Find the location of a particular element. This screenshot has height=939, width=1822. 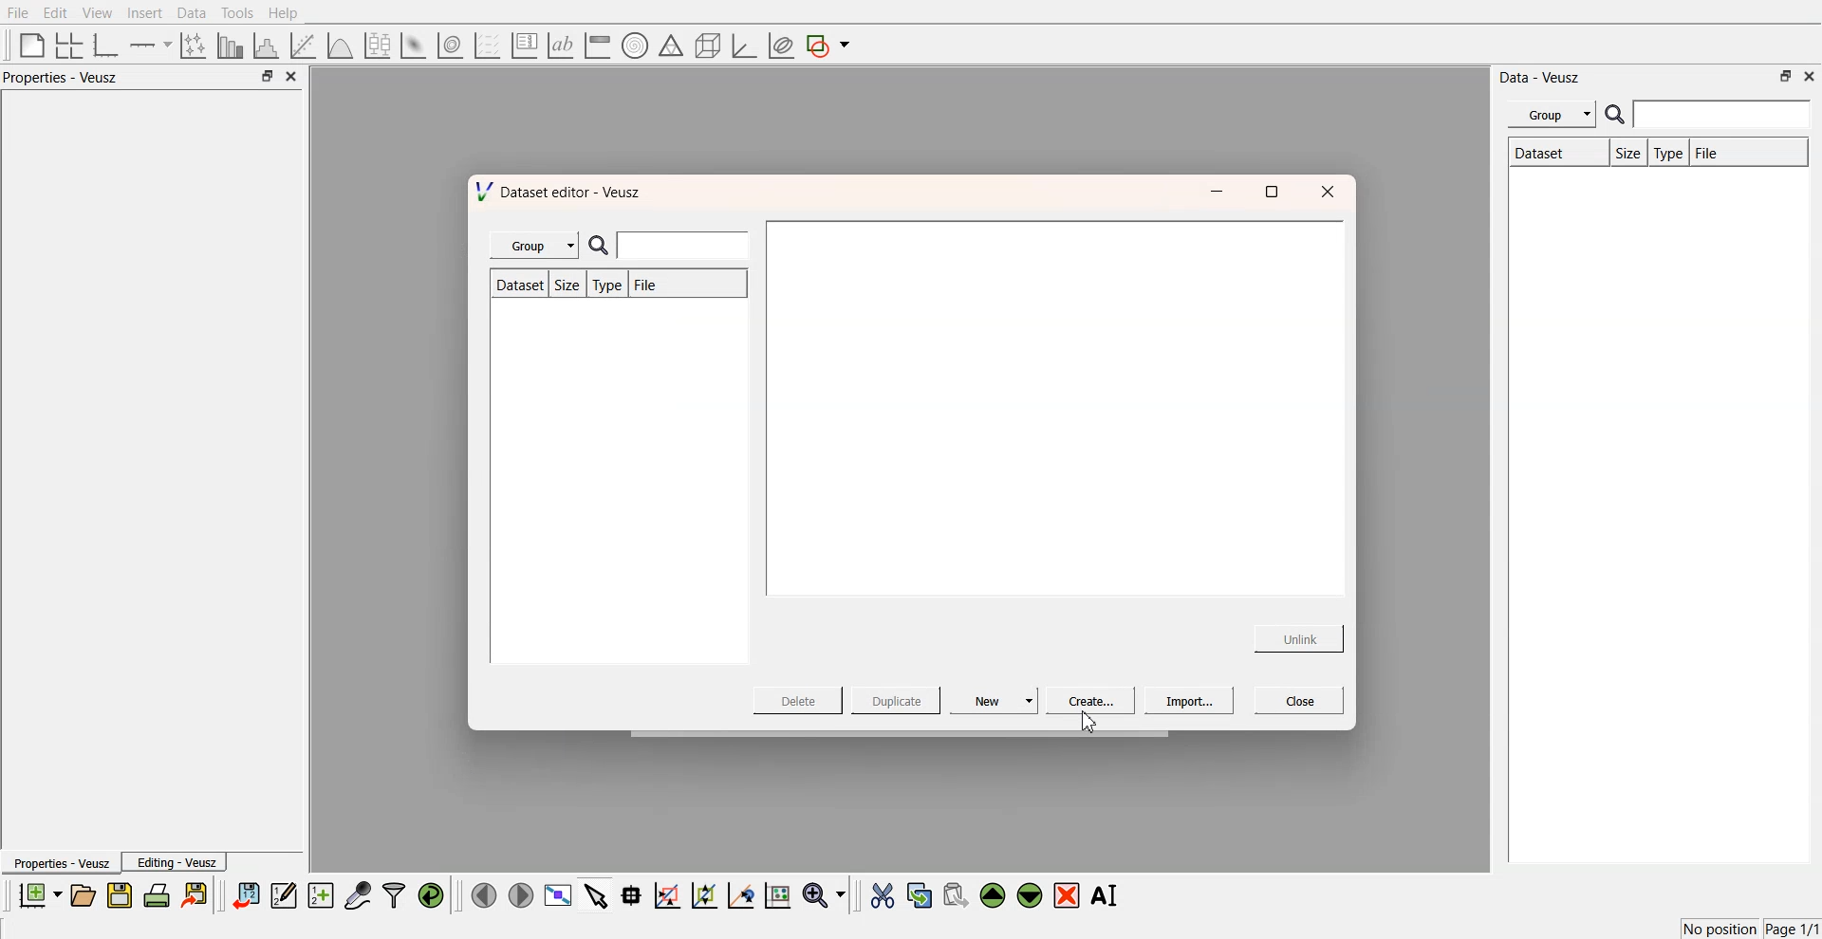

add an axis is located at coordinates (152, 45).